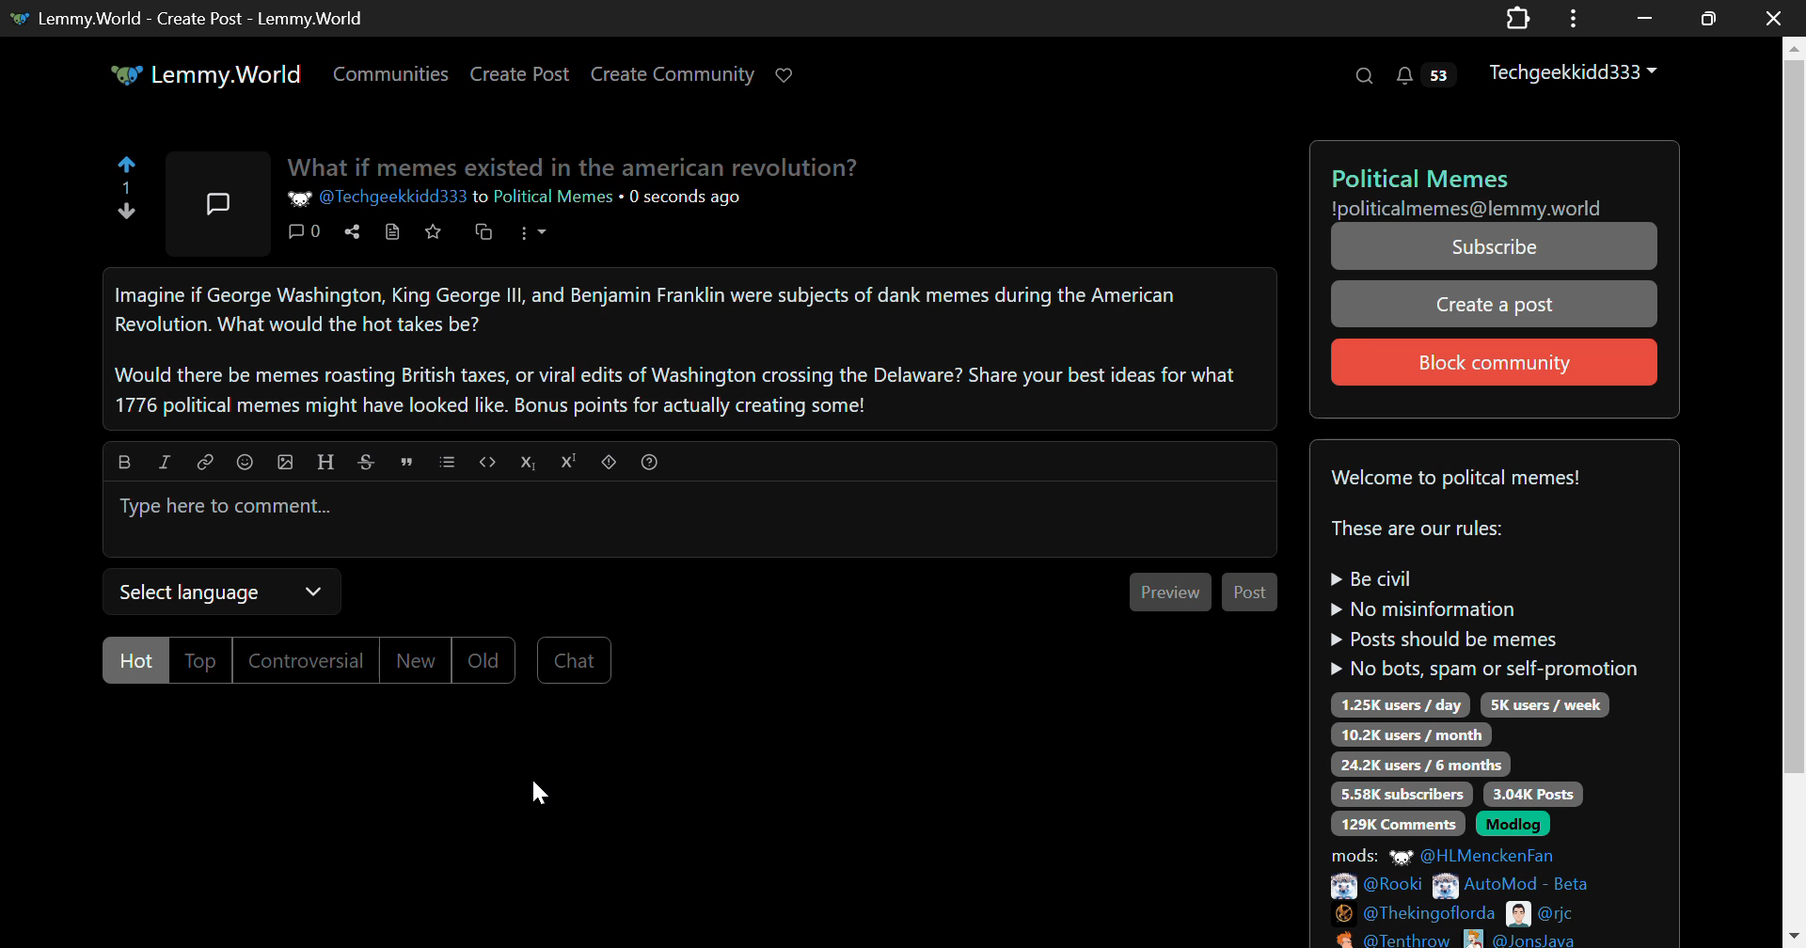 This screenshot has height=948, width=1806. I want to click on Comment Counter, so click(309, 236).